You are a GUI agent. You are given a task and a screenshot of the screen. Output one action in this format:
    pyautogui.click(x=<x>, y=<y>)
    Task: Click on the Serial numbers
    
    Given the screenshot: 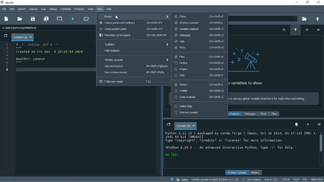 What is the action you would take?
    pyautogui.click(x=7, y=57)
    